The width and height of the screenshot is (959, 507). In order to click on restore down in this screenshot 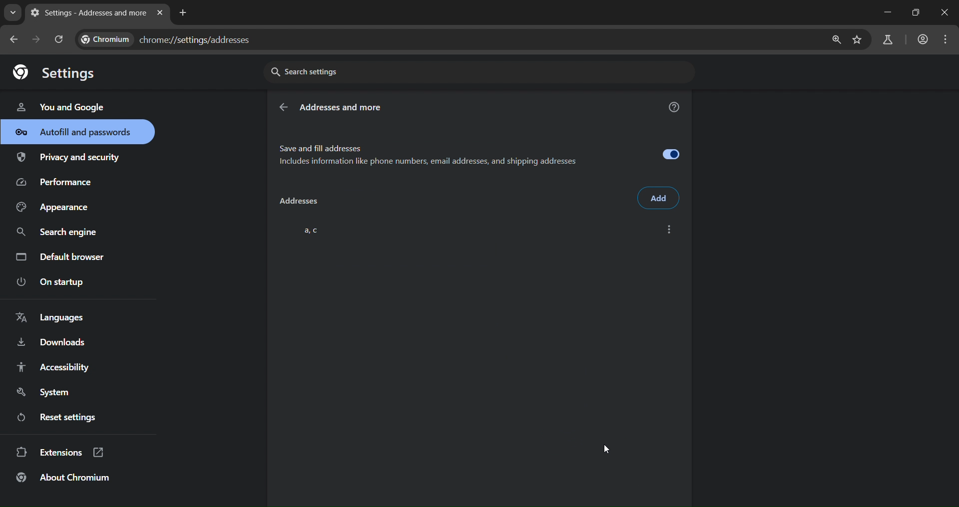, I will do `click(914, 12)`.